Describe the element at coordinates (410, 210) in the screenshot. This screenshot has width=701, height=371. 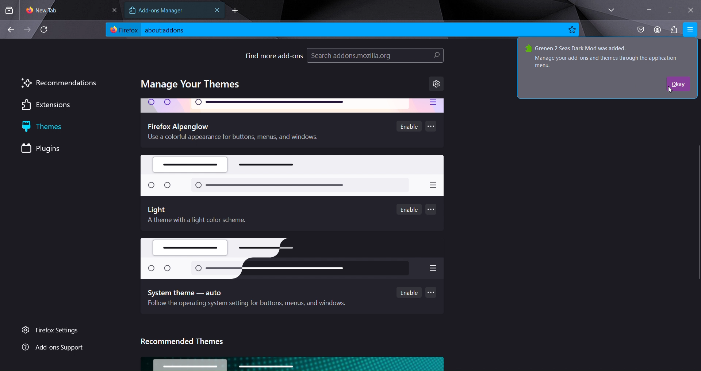
I see `enable` at that location.